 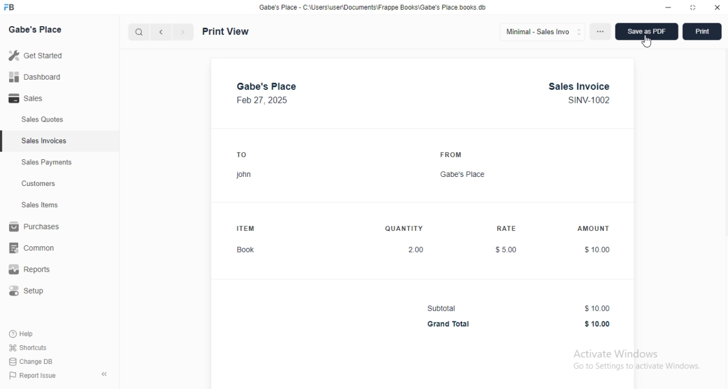 I want to click on gabe's place, so click(x=266, y=86).